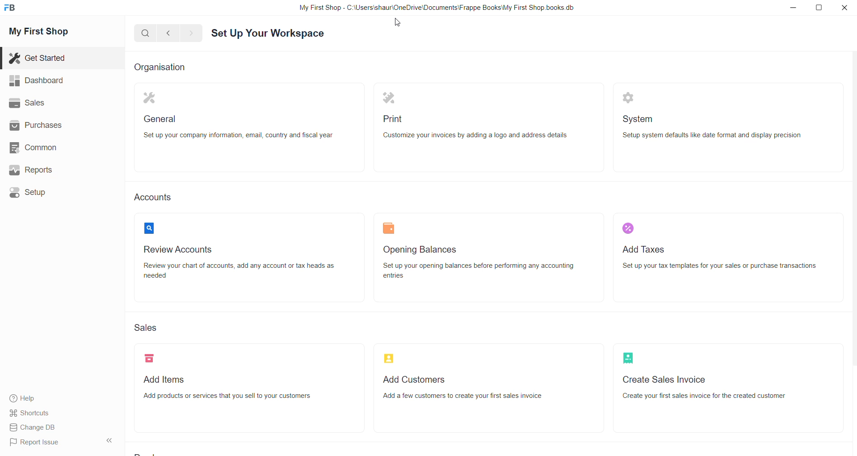 The height and width of the screenshot is (456, 857). I want to click on Sales, so click(145, 328).